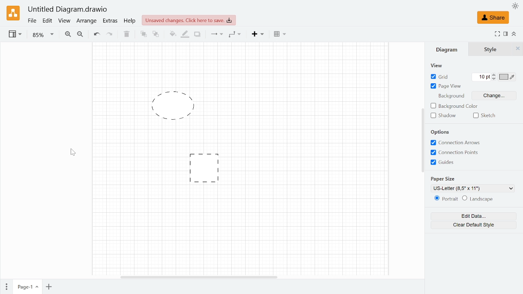 This screenshot has height=294, width=523. Describe the element at coordinates (440, 132) in the screenshot. I see `Options` at that location.